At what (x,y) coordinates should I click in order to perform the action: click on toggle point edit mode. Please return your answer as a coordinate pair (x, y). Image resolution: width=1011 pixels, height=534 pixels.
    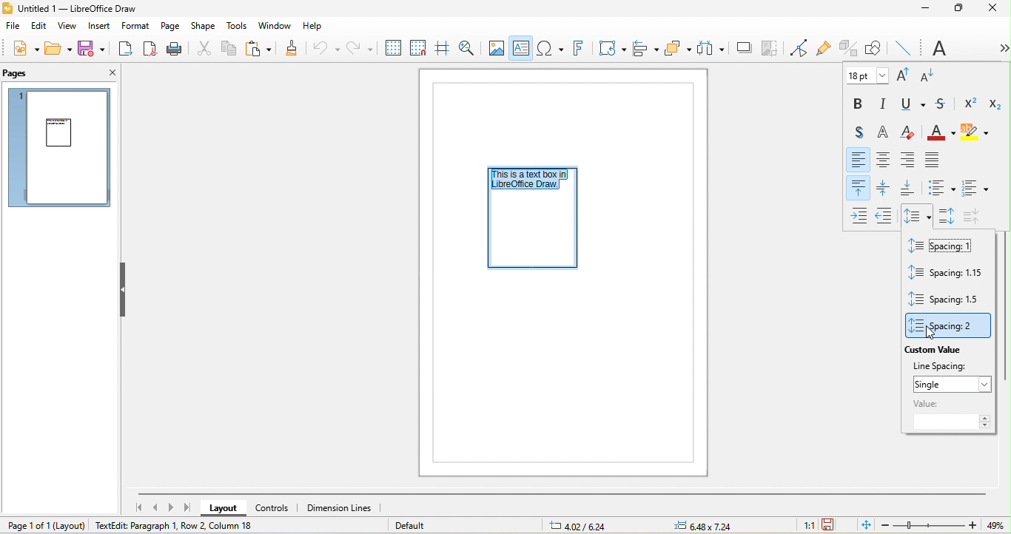
    Looking at the image, I should click on (797, 47).